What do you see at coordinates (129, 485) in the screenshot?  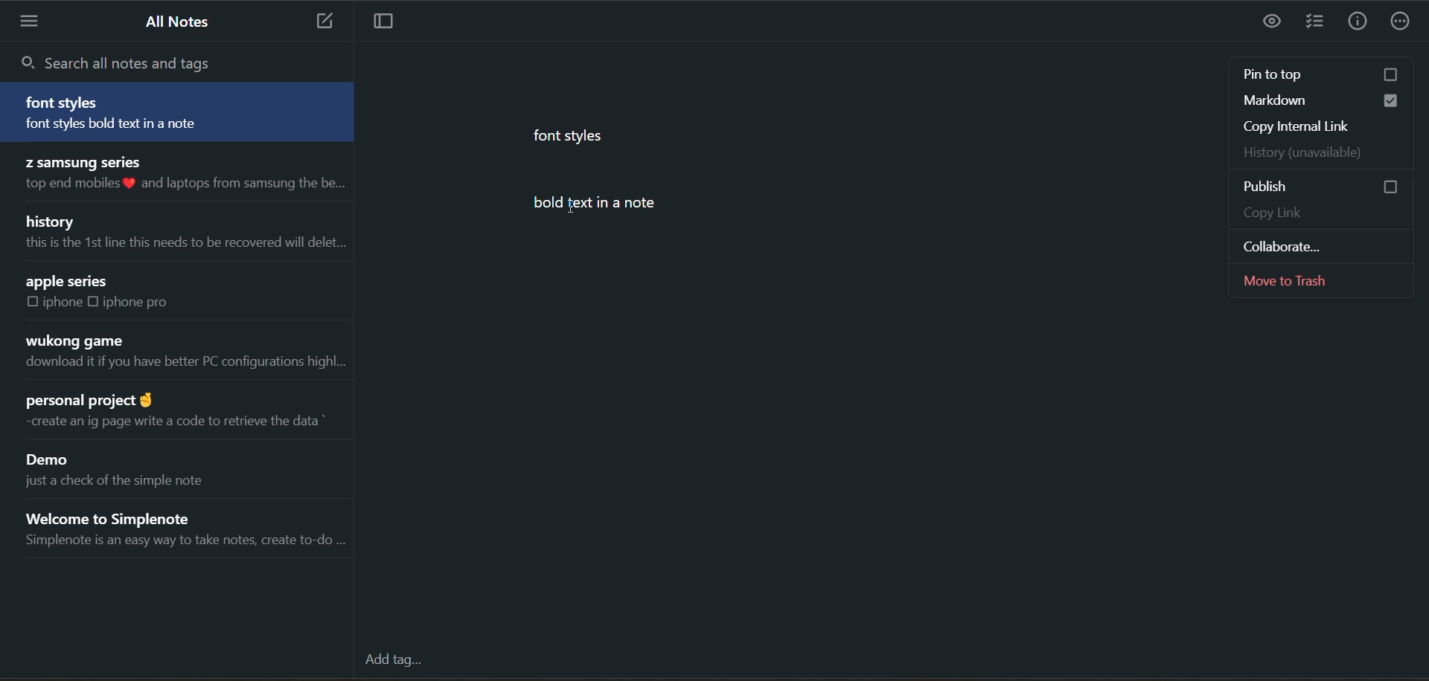 I see `just a check of the simple note` at bounding box center [129, 485].